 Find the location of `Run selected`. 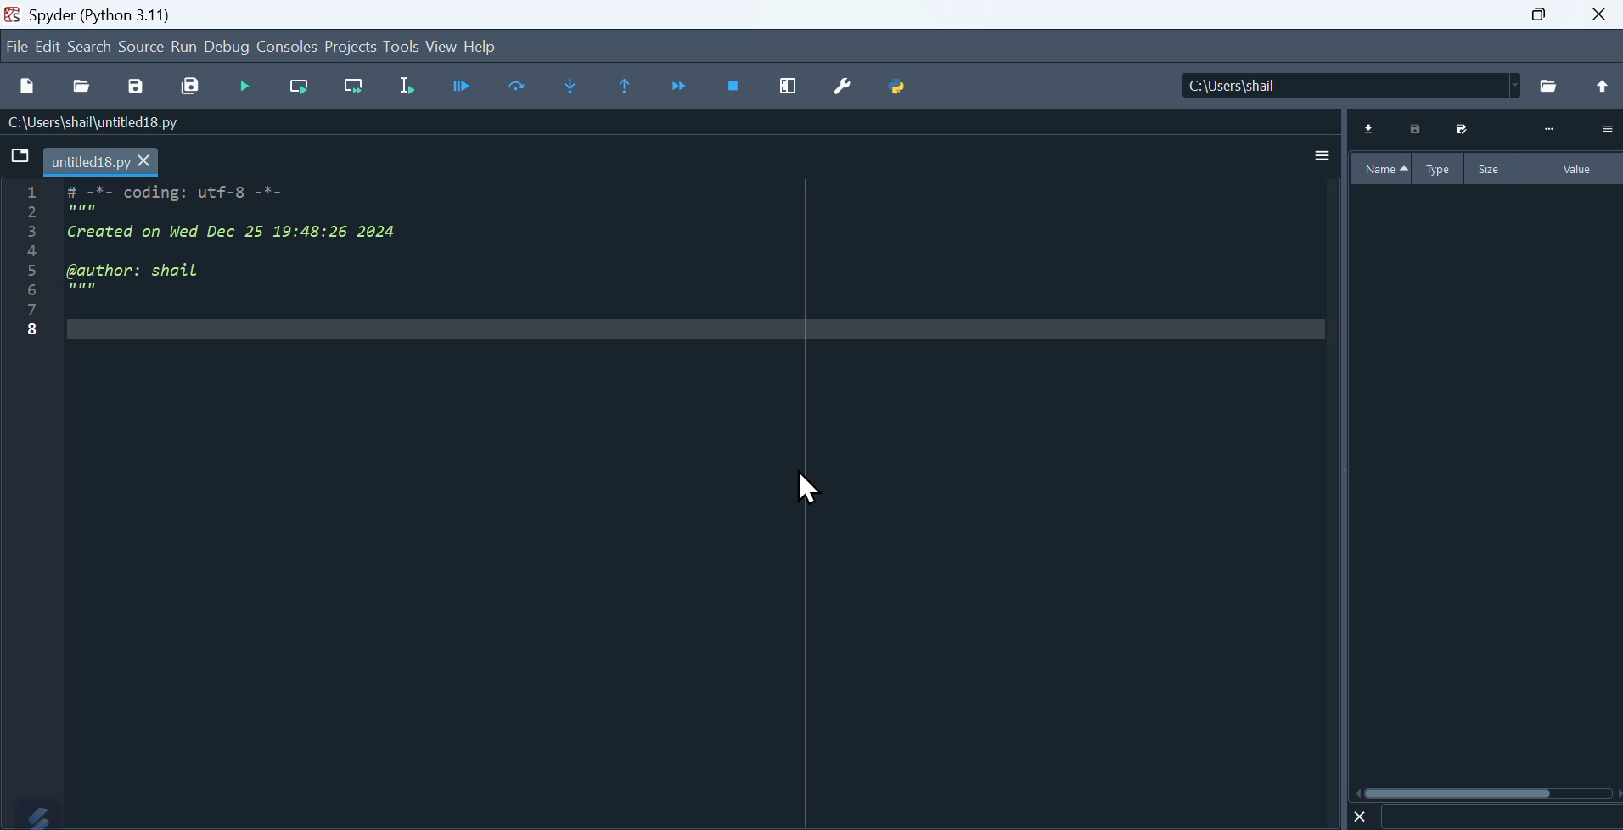

Run selected is located at coordinates (407, 87).